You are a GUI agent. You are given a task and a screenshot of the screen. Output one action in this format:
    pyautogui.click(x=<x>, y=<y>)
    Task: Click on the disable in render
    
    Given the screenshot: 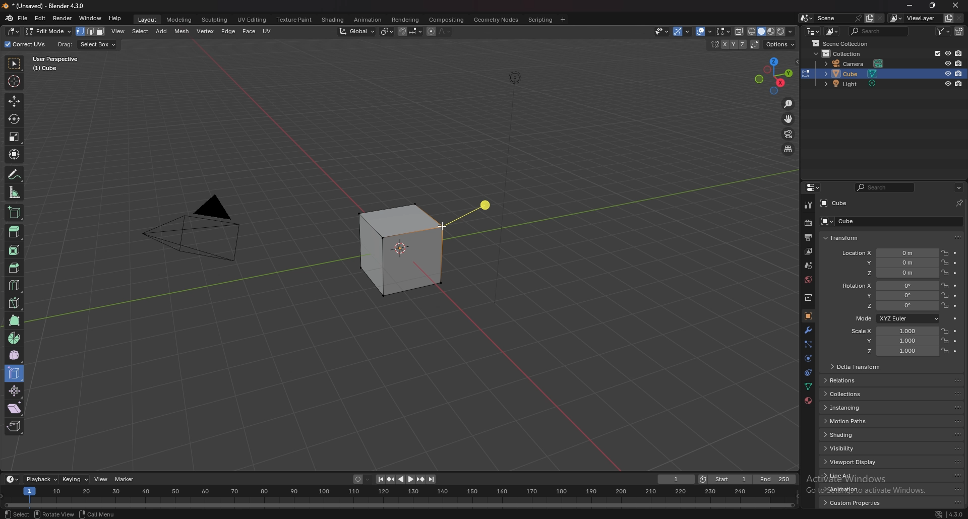 What is the action you would take?
    pyautogui.click(x=959, y=84)
    